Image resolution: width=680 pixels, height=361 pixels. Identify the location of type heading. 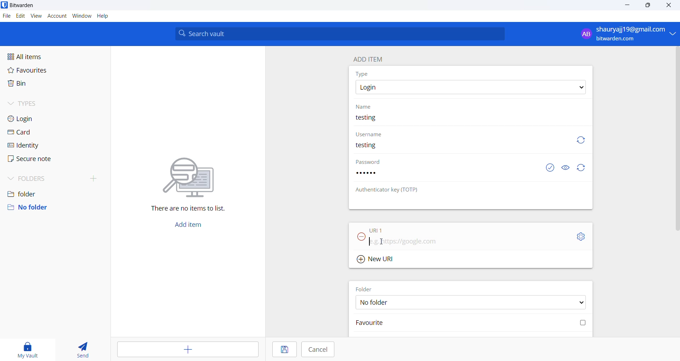
(362, 74).